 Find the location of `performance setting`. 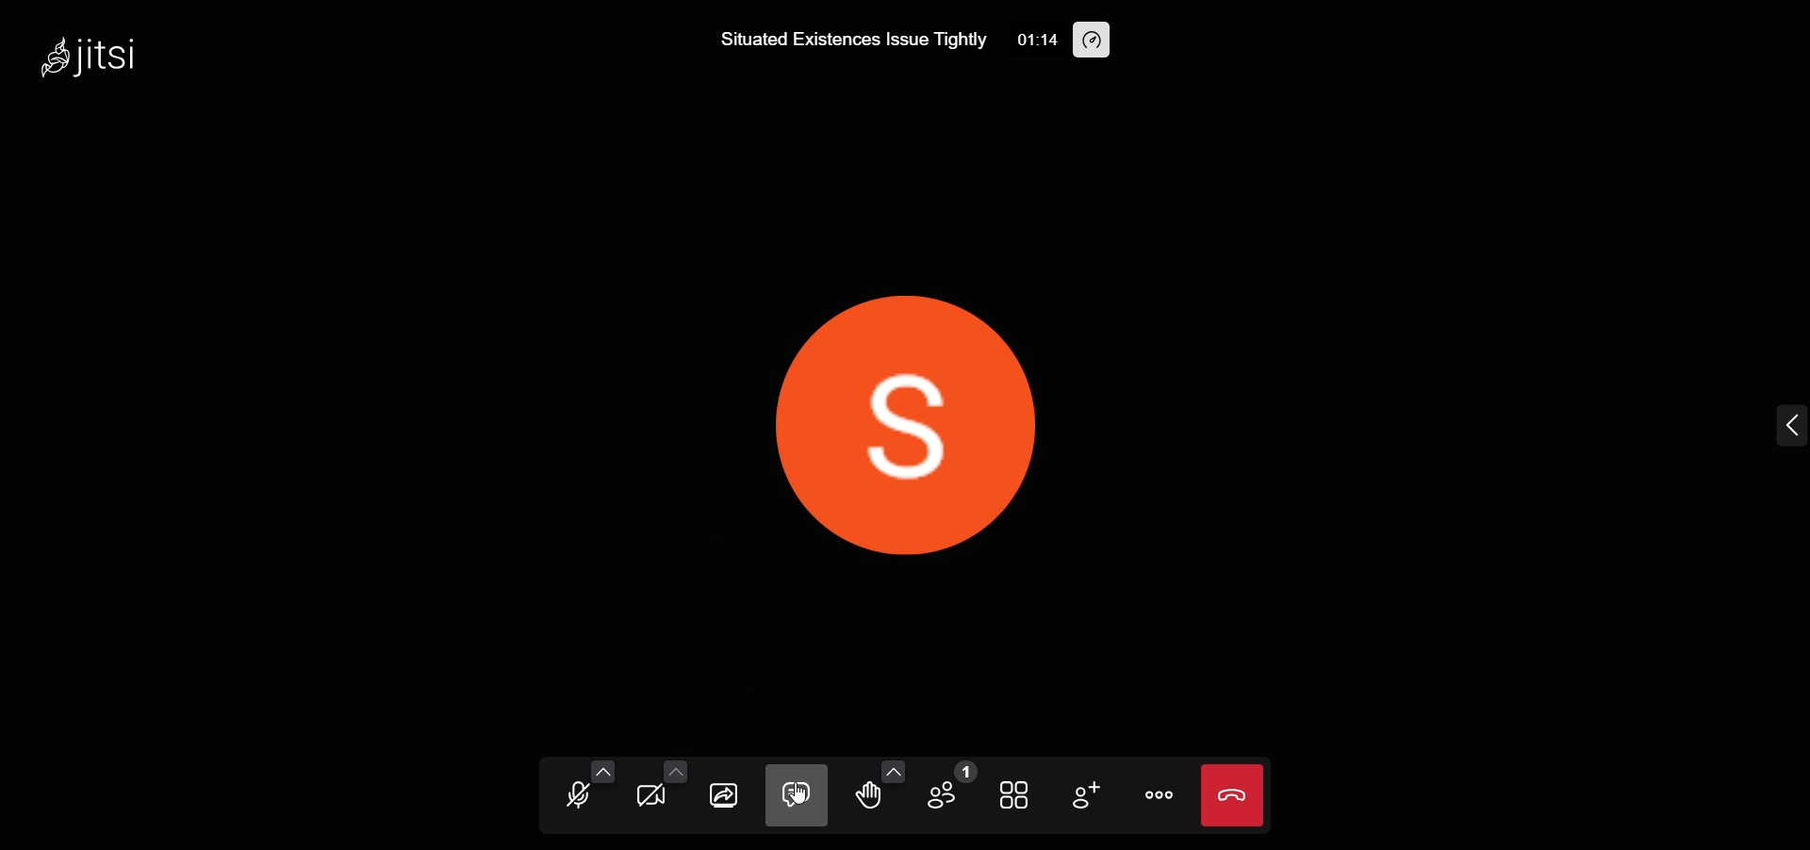

performance setting is located at coordinates (1090, 43).